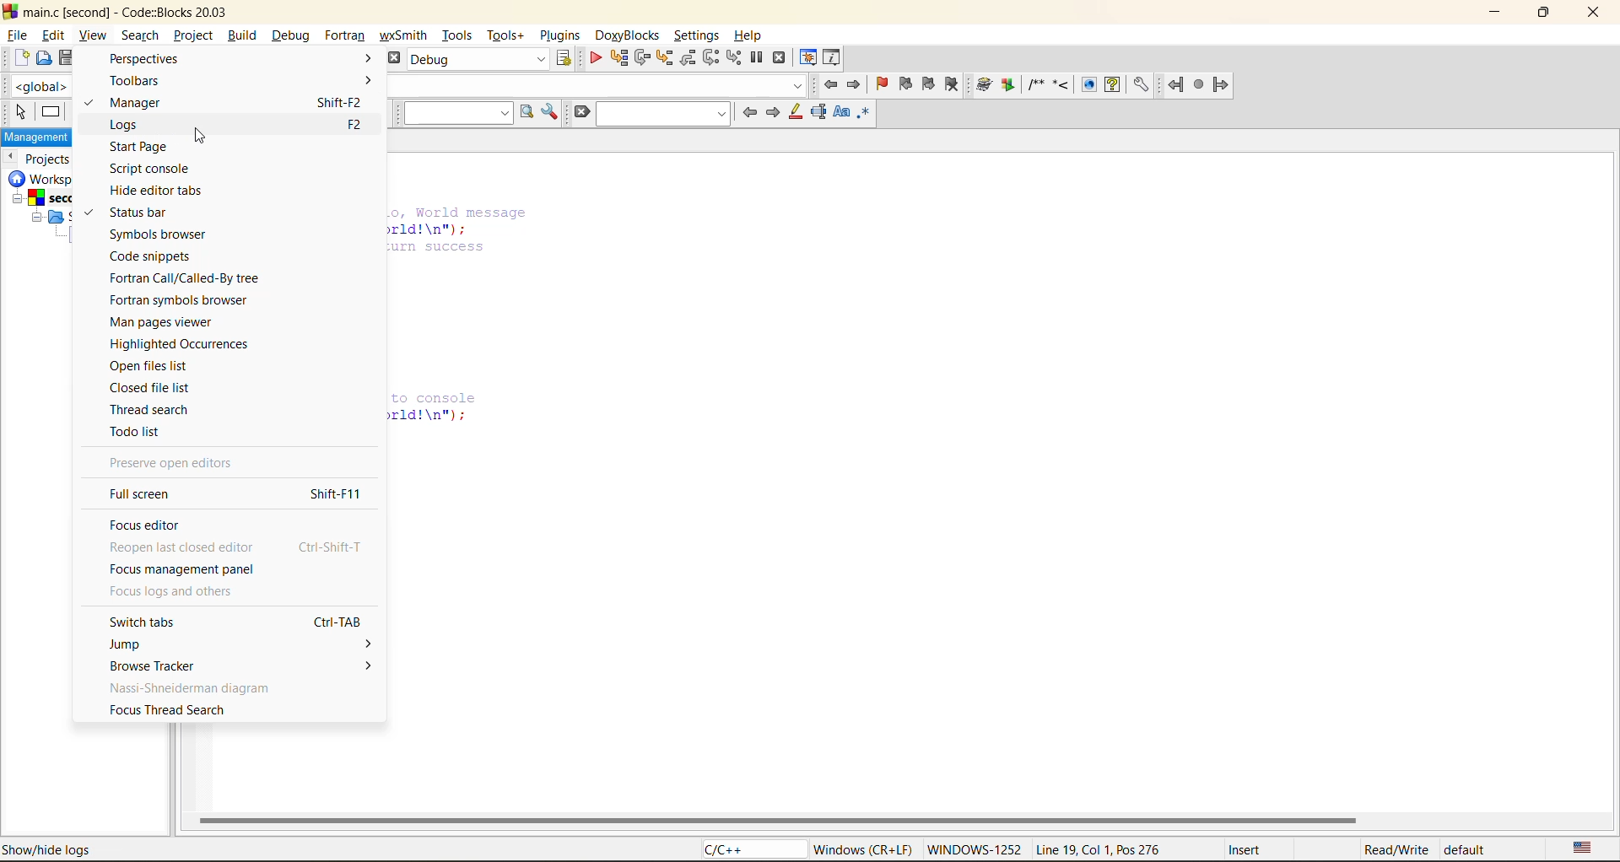 The height and width of the screenshot is (862, 1620). I want to click on debug, so click(292, 35).